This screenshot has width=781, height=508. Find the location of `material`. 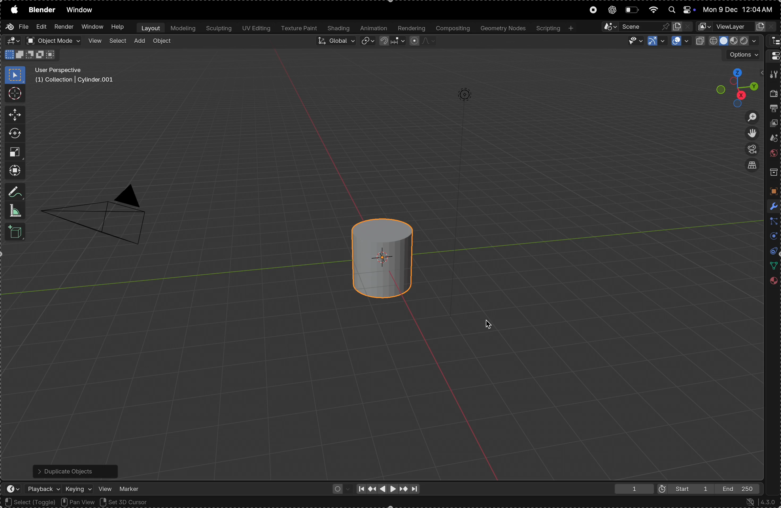

material is located at coordinates (773, 283).